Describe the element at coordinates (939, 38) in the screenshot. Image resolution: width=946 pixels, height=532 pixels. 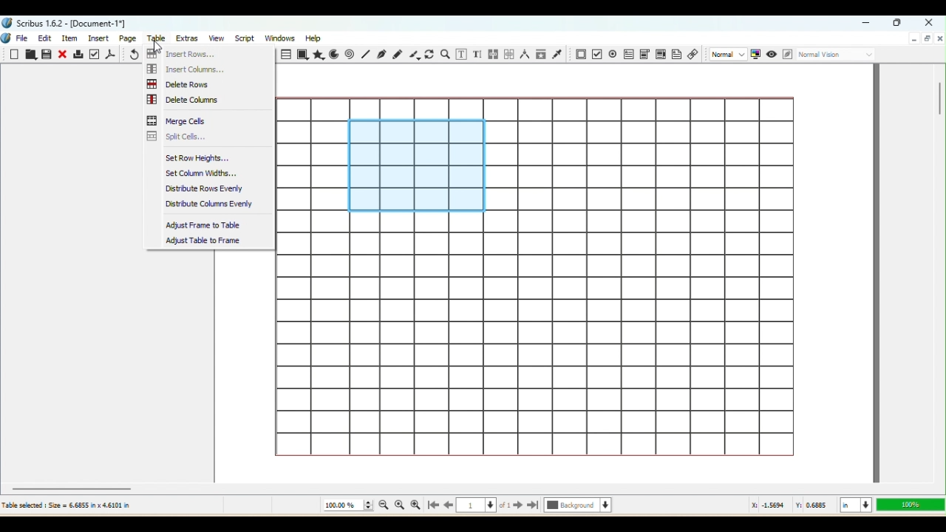
I see `Close document` at that location.